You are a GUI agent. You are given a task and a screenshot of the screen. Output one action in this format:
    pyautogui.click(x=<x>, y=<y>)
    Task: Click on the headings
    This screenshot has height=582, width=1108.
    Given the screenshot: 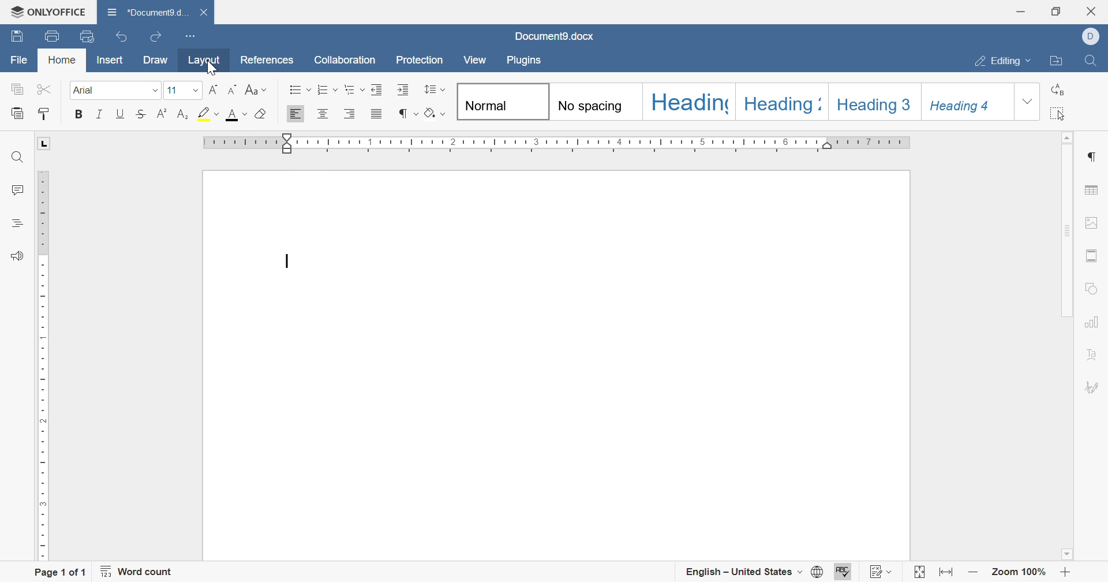 What is the action you would take?
    pyautogui.click(x=16, y=223)
    